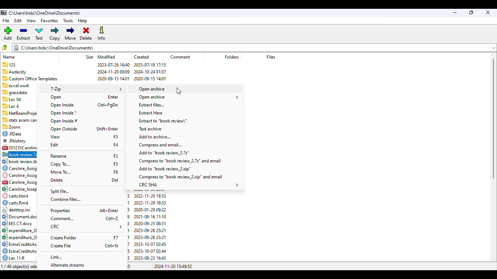 The width and height of the screenshot is (497, 279). Describe the element at coordinates (19, 106) in the screenshot. I see `®llecd 2023-07-26 16:43 2023-07-26 16:41` at that location.